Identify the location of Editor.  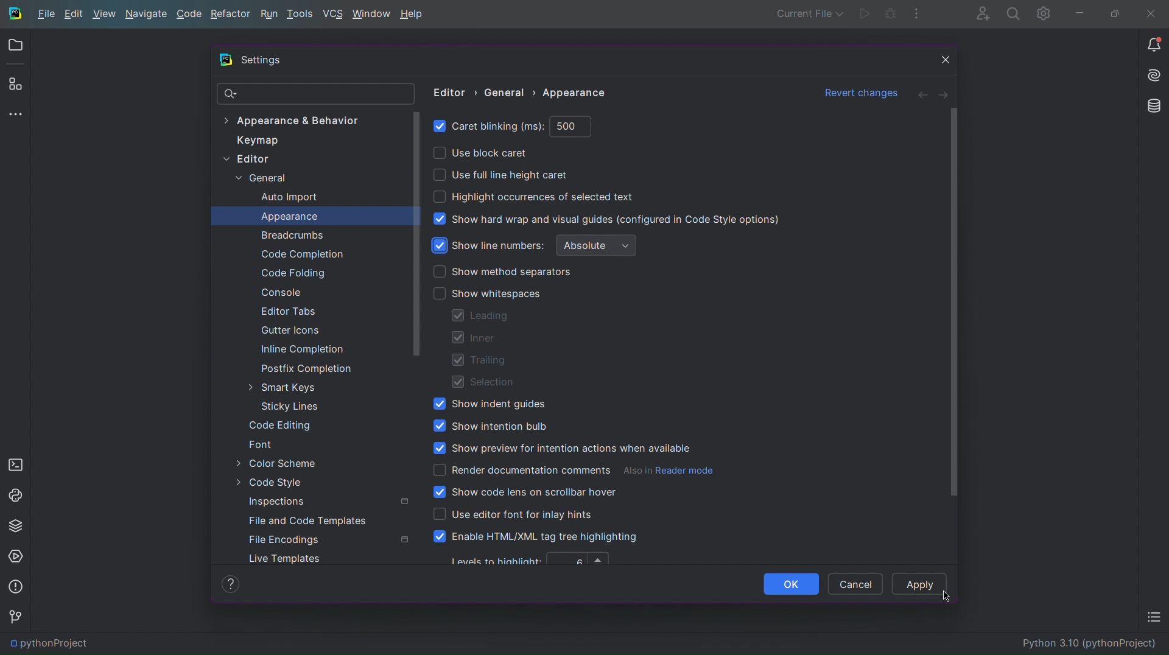
(251, 161).